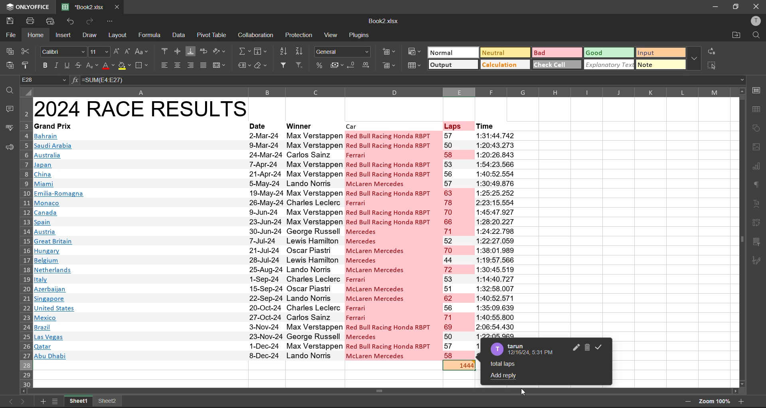 This screenshot has width=766, height=408. What do you see at coordinates (258, 53) in the screenshot?
I see `fields` at bounding box center [258, 53].